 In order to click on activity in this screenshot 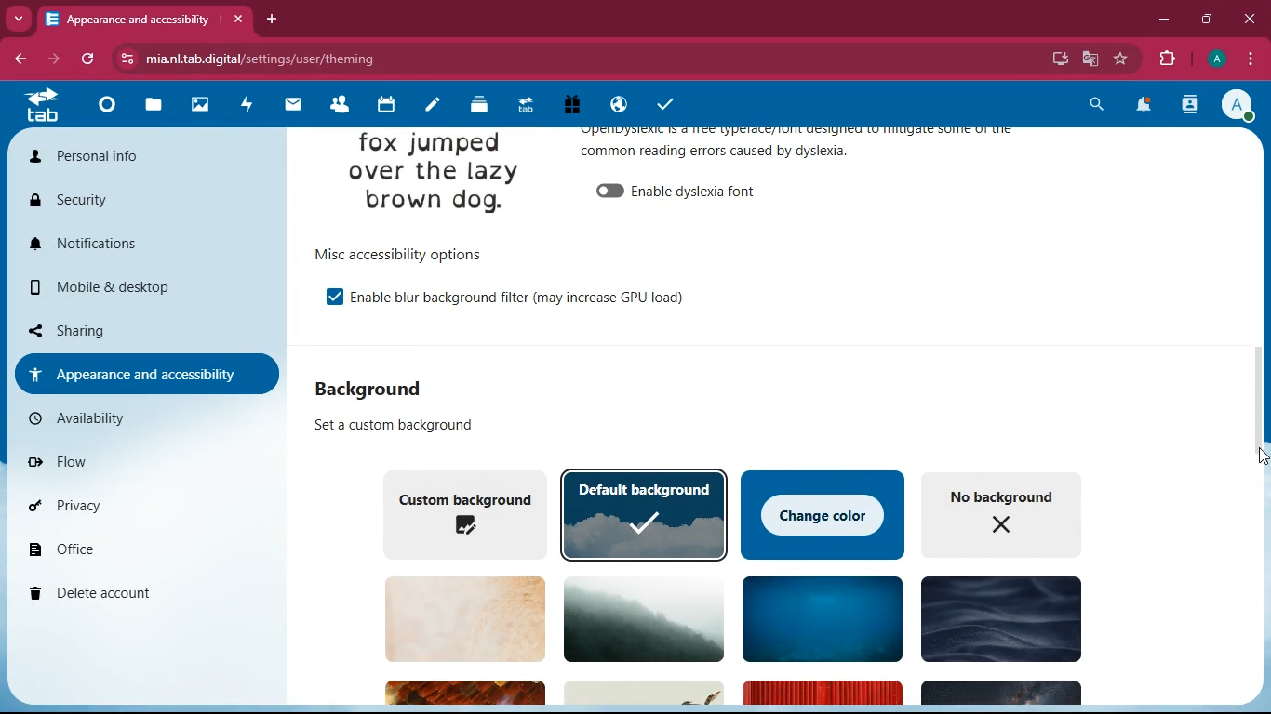, I will do `click(1191, 107)`.